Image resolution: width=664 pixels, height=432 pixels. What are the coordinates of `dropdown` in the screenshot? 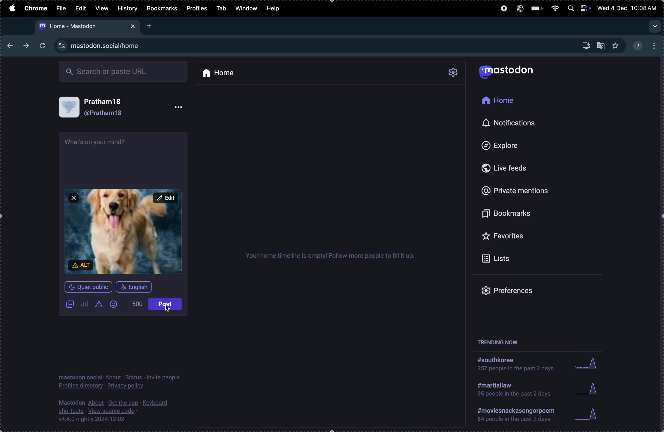 It's located at (654, 26).